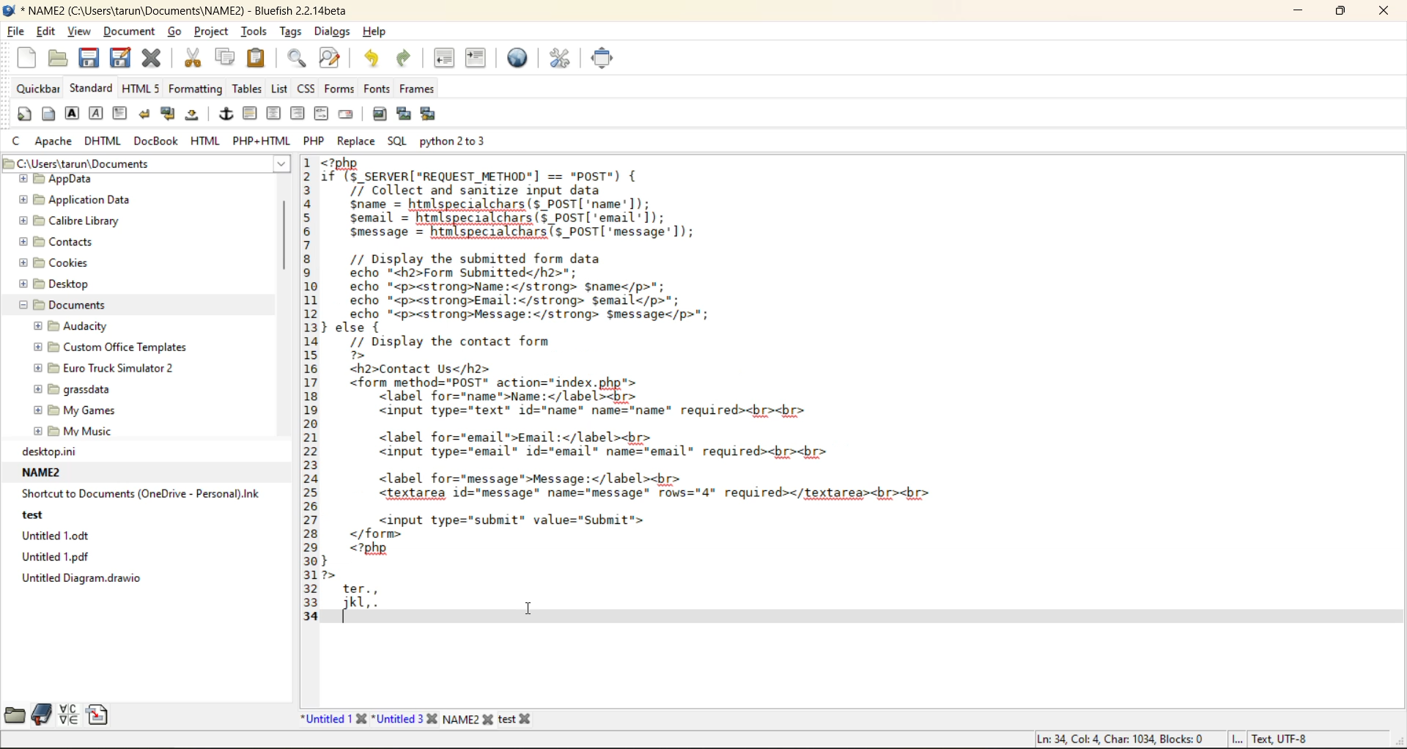 This screenshot has width=1407, height=749. What do you see at coordinates (250, 116) in the screenshot?
I see `horizontal rule` at bounding box center [250, 116].